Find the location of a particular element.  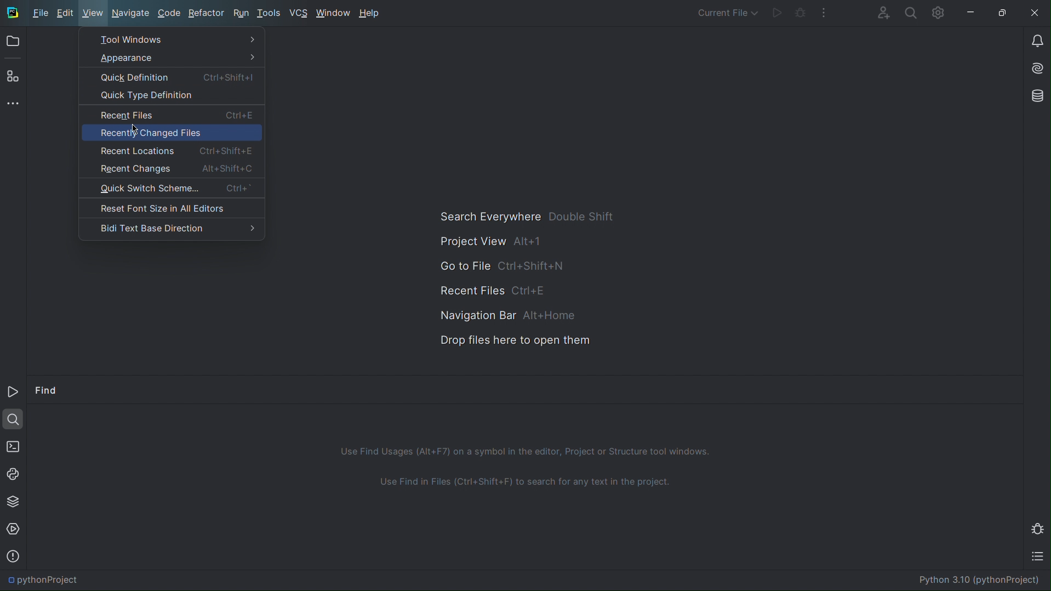

Problems is located at coordinates (13, 555).